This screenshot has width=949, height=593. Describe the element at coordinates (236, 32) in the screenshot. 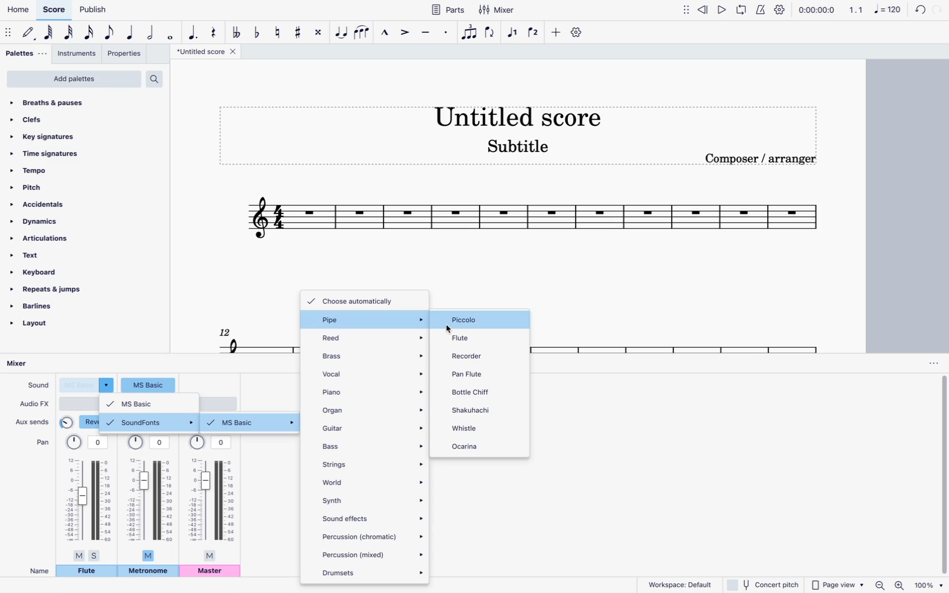

I see `toggle double flat` at that location.